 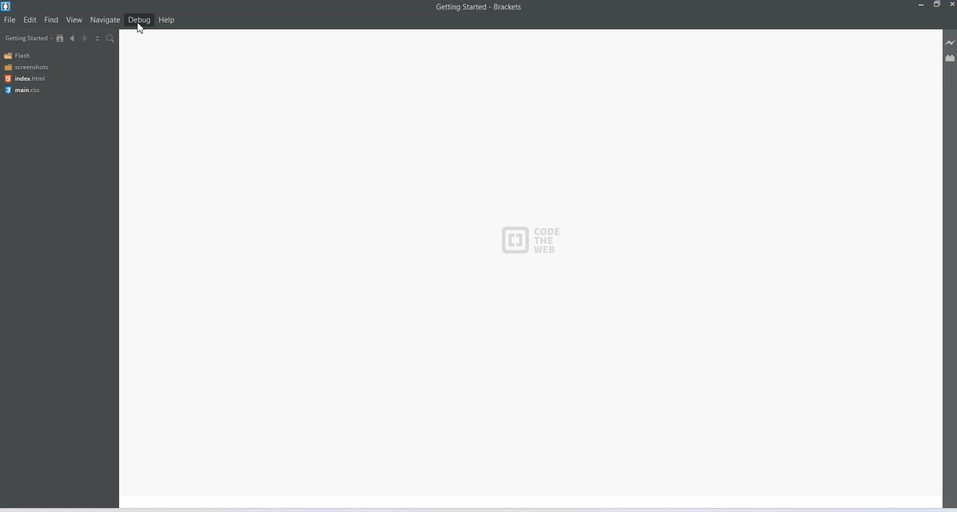 What do you see at coordinates (951, 5) in the screenshot?
I see `Close` at bounding box center [951, 5].